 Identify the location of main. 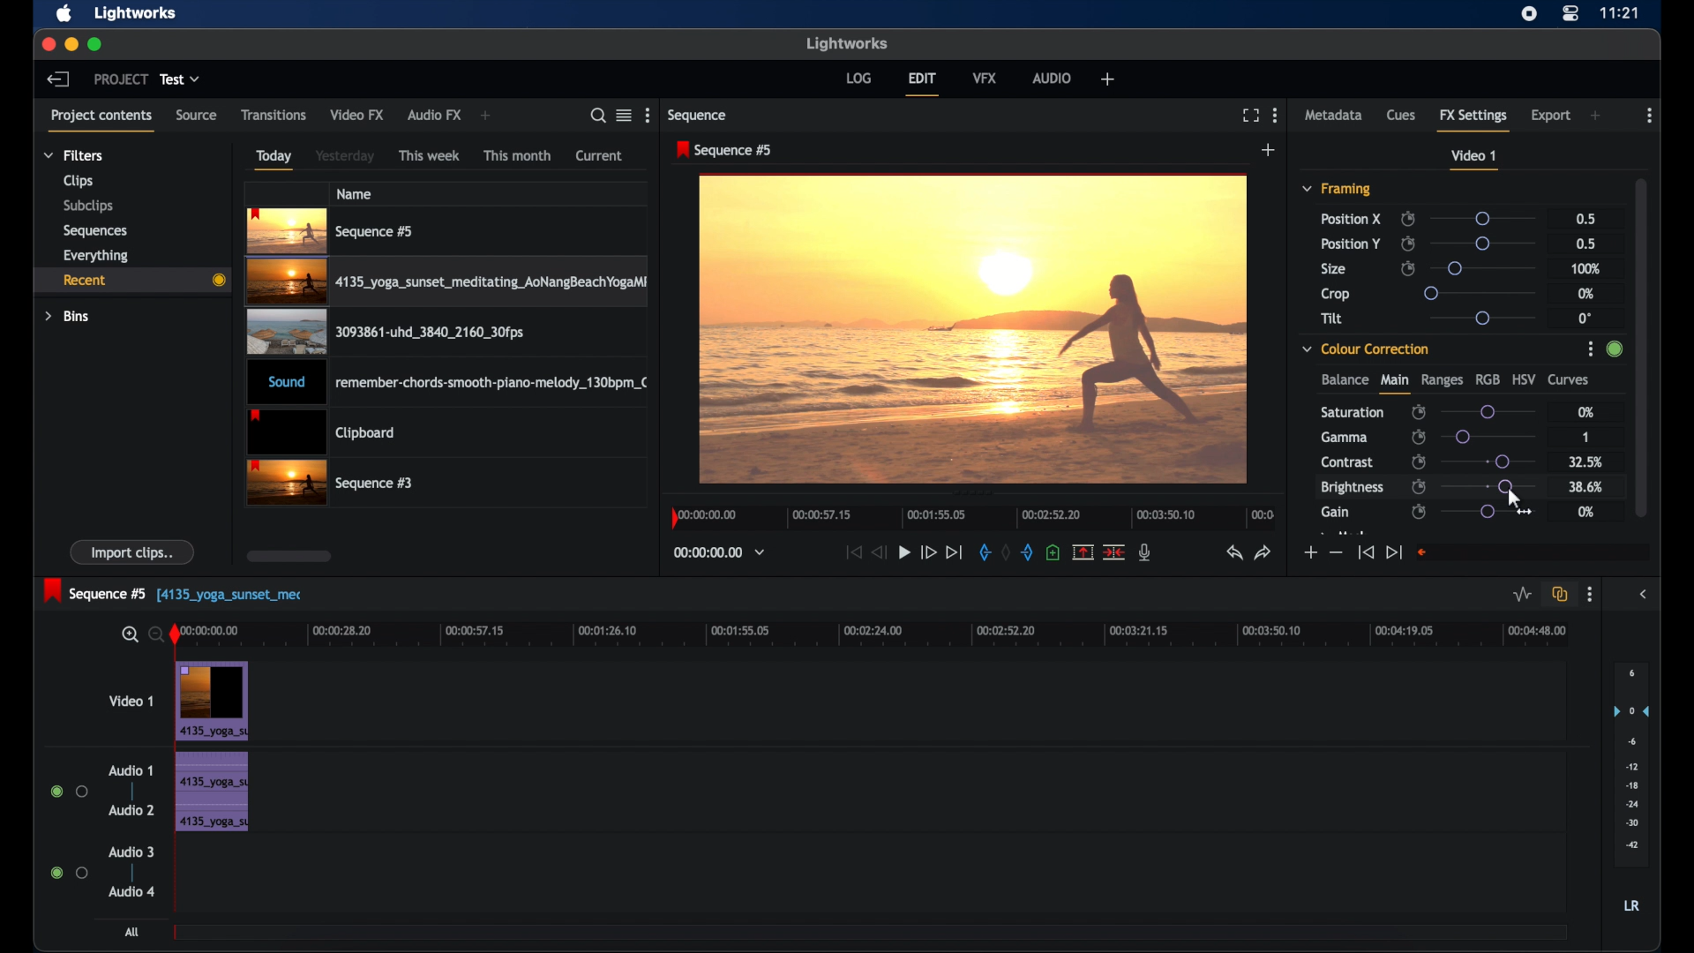
(1394, 384).